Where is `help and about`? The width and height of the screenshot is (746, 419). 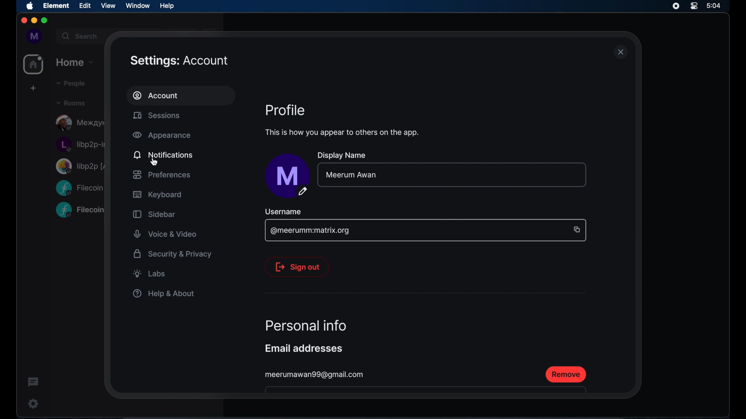
help and about is located at coordinates (163, 293).